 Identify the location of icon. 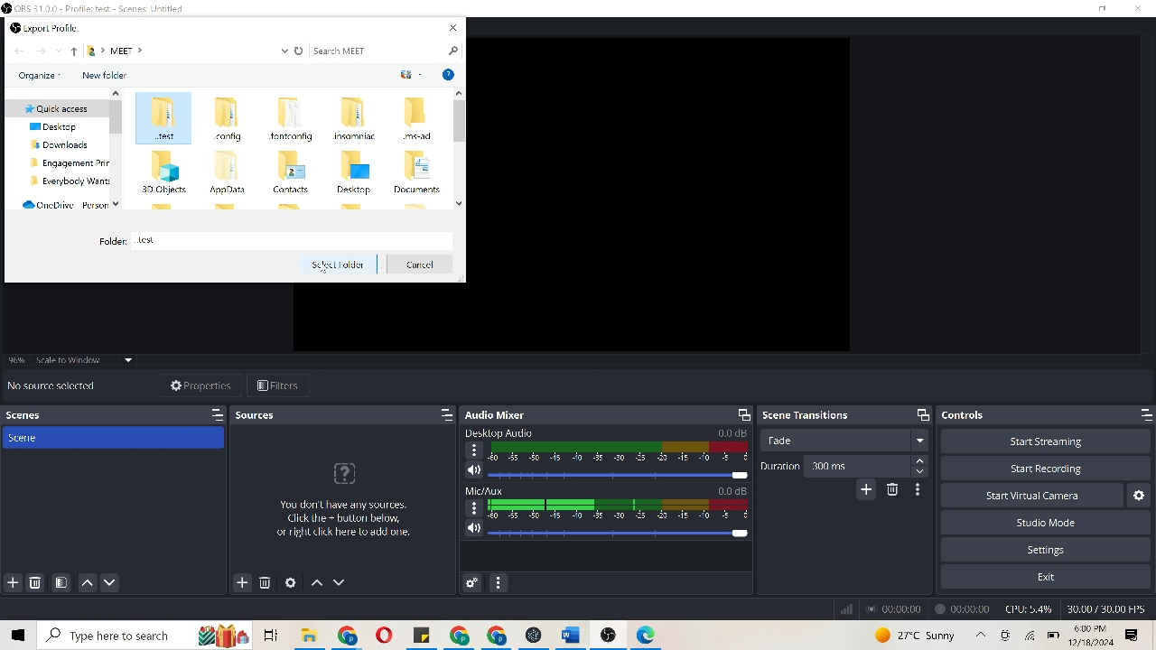
(612, 635).